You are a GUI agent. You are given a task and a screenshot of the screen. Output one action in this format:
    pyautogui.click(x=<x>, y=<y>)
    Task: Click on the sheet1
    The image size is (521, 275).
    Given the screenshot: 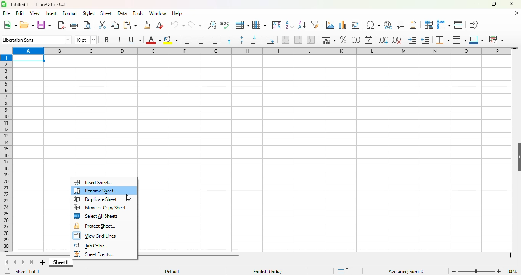 What is the action you would take?
    pyautogui.click(x=59, y=262)
    